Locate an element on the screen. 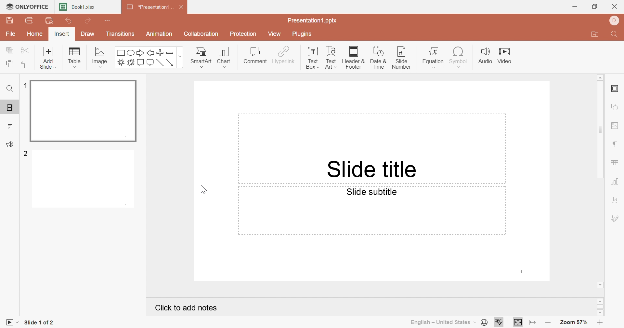 This screenshot has width=624, height=328. Protection is located at coordinates (244, 35).